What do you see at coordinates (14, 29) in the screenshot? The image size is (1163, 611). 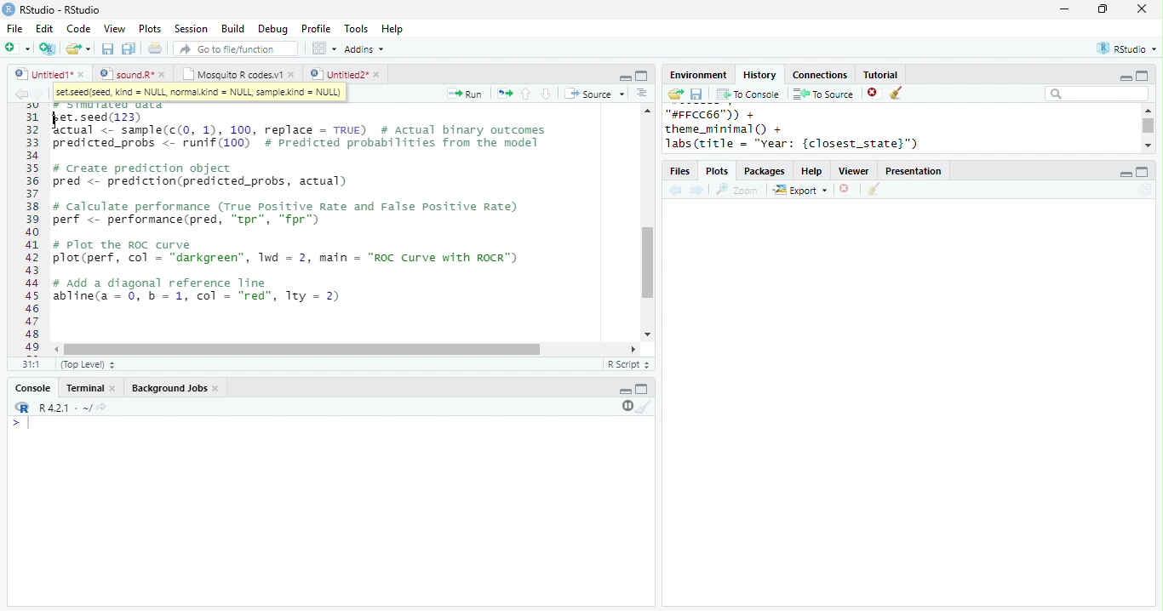 I see `File` at bounding box center [14, 29].